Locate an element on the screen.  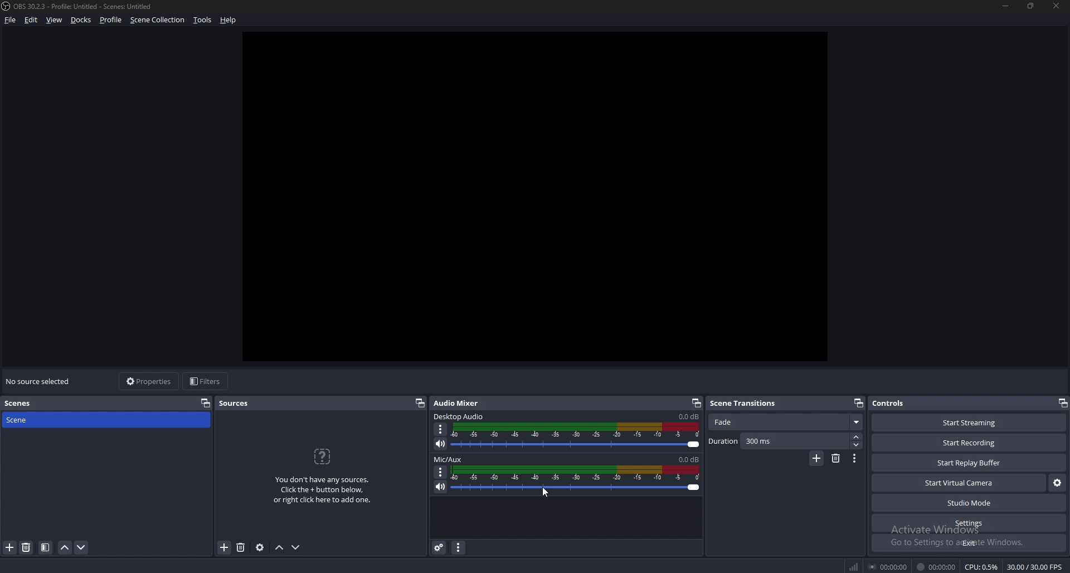
audio mixer is located at coordinates (456, 403).